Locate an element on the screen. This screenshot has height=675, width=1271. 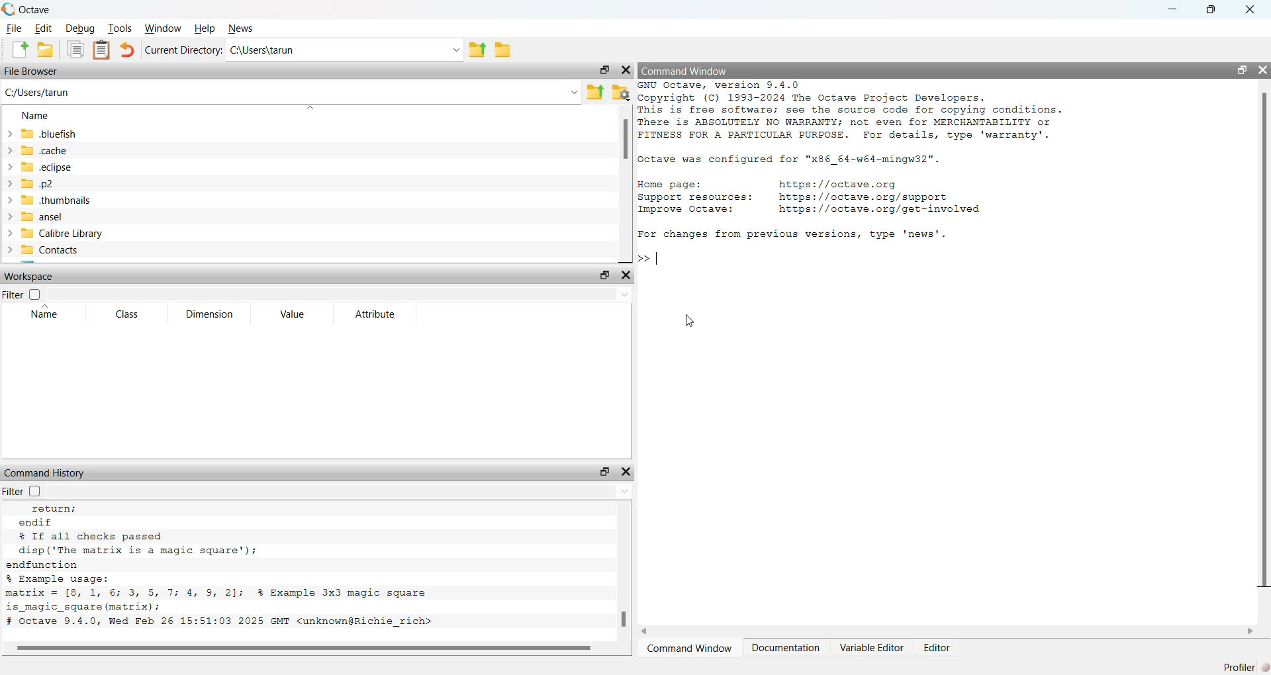
File is located at coordinates (14, 28).